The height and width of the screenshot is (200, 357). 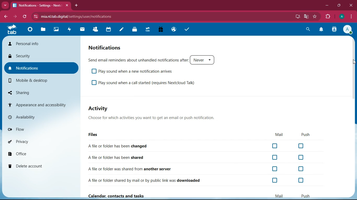 I want to click on activity, so click(x=70, y=30).